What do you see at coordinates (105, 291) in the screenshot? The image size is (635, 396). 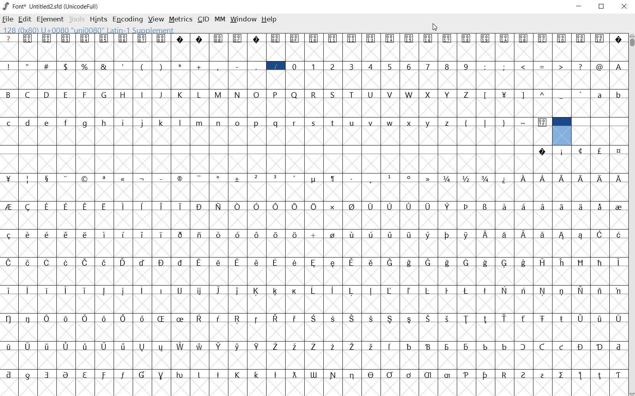 I see `Symbol` at bounding box center [105, 291].